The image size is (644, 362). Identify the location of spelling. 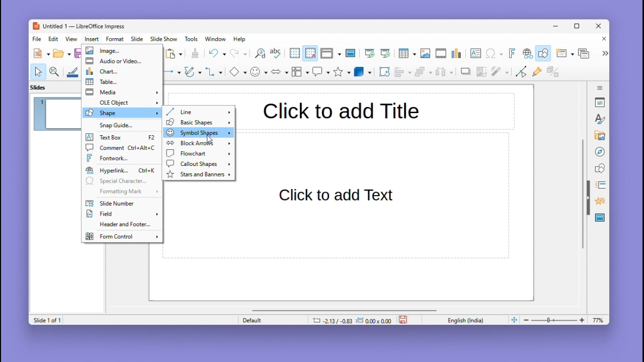
(276, 54).